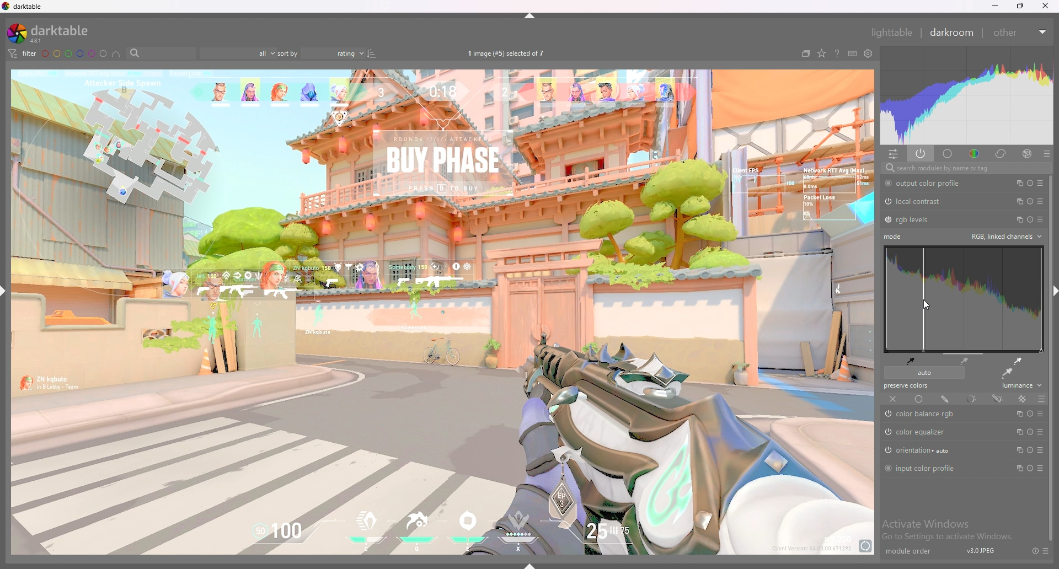 This screenshot has width=1059, height=569. Describe the element at coordinates (1007, 373) in the screenshot. I see `apply auto` at that location.